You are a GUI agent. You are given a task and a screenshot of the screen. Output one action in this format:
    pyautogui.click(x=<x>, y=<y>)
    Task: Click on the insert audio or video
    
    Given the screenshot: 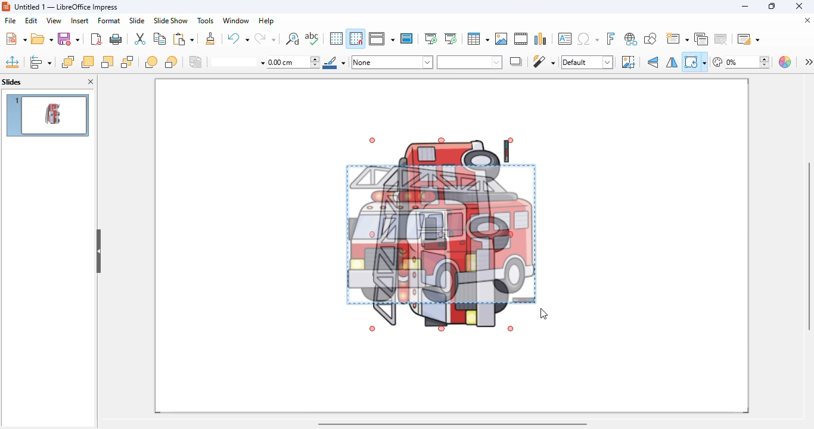 What is the action you would take?
    pyautogui.click(x=521, y=39)
    